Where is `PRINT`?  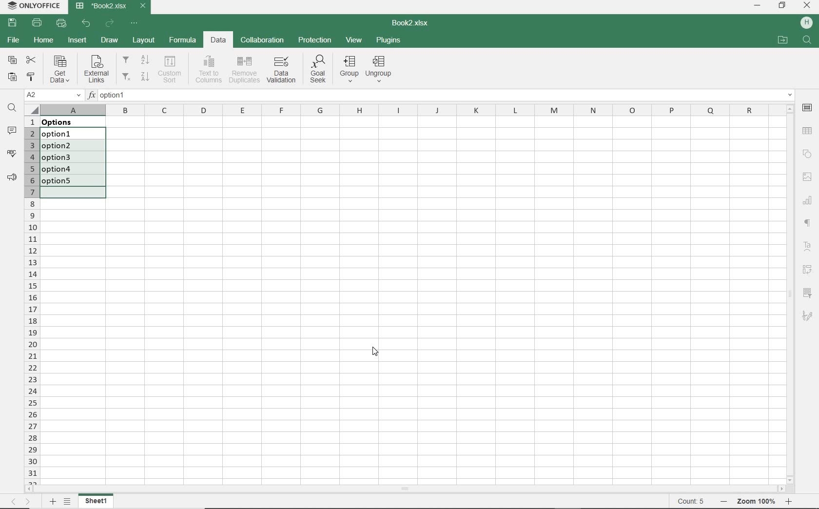 PRINT is located at coordinates (36, 23).